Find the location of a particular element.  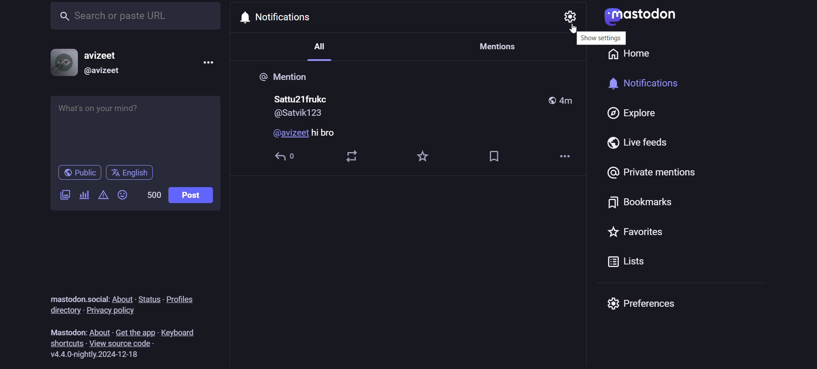

Language: English is located at coordinates (133, 173).